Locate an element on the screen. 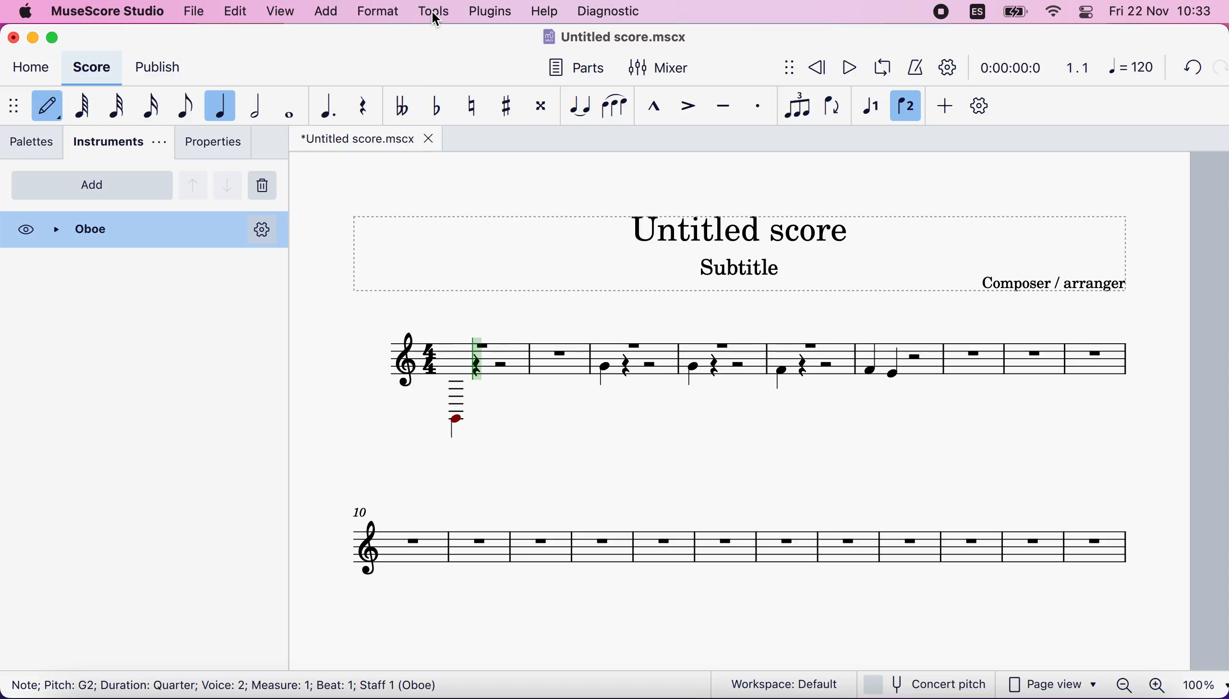 The width and height of the screenshot is (1229, 699). zoom in is located at coordinates (1157, 684).